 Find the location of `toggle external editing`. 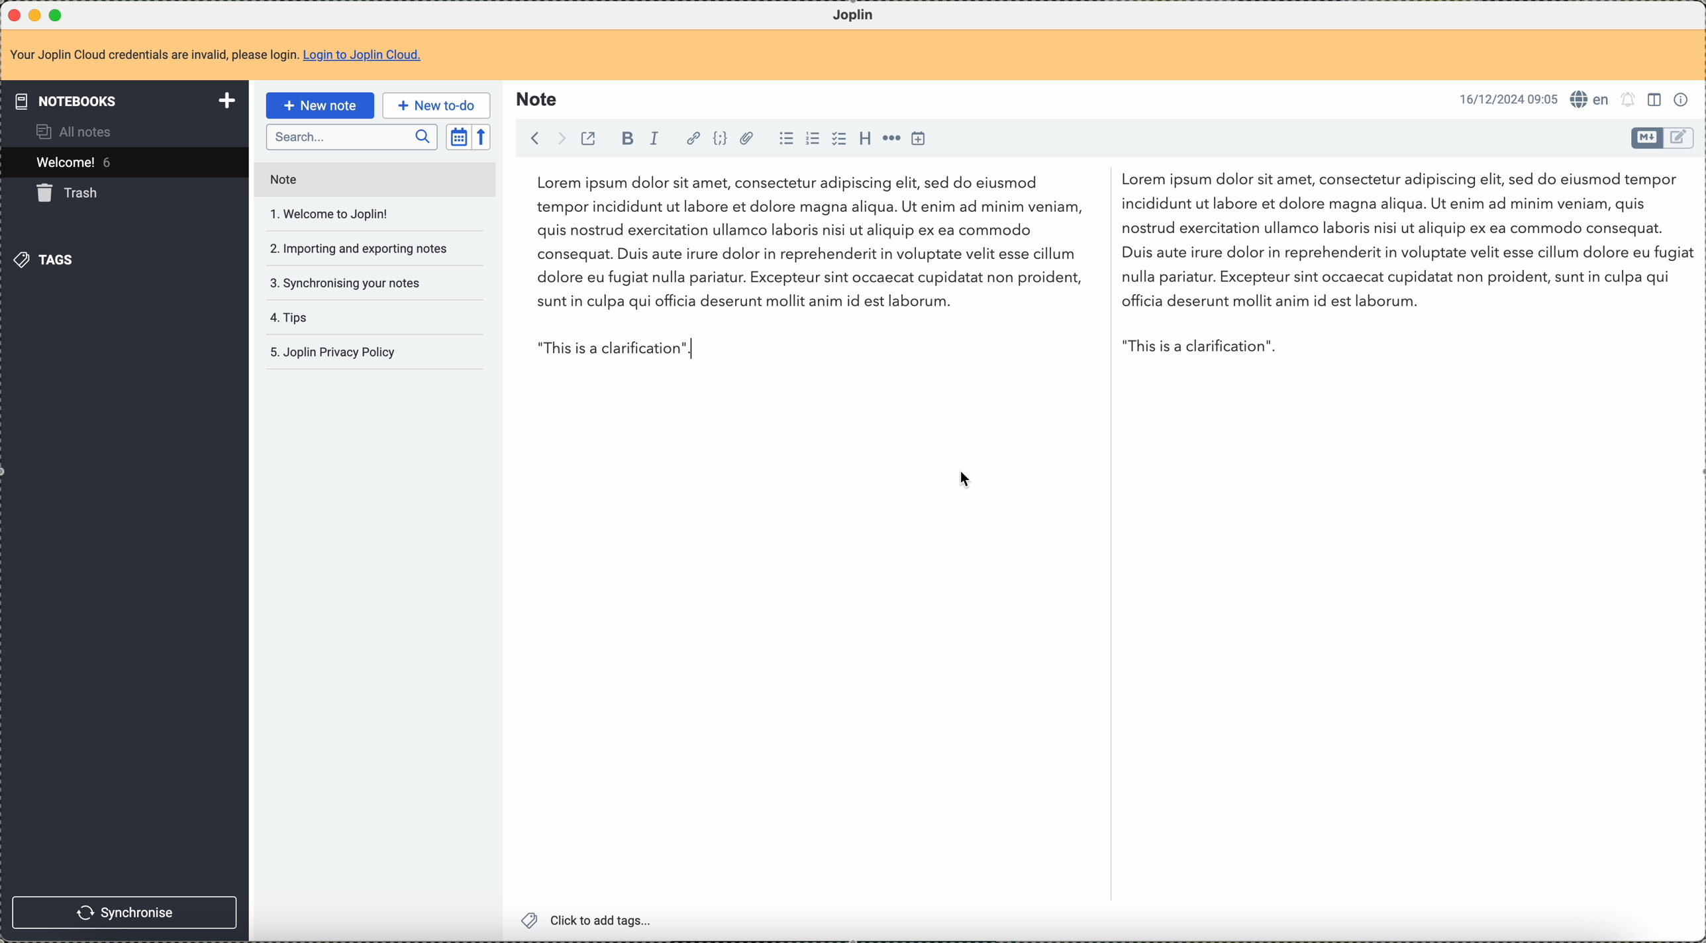

toggle external editing is located at coordinates (587, 140).